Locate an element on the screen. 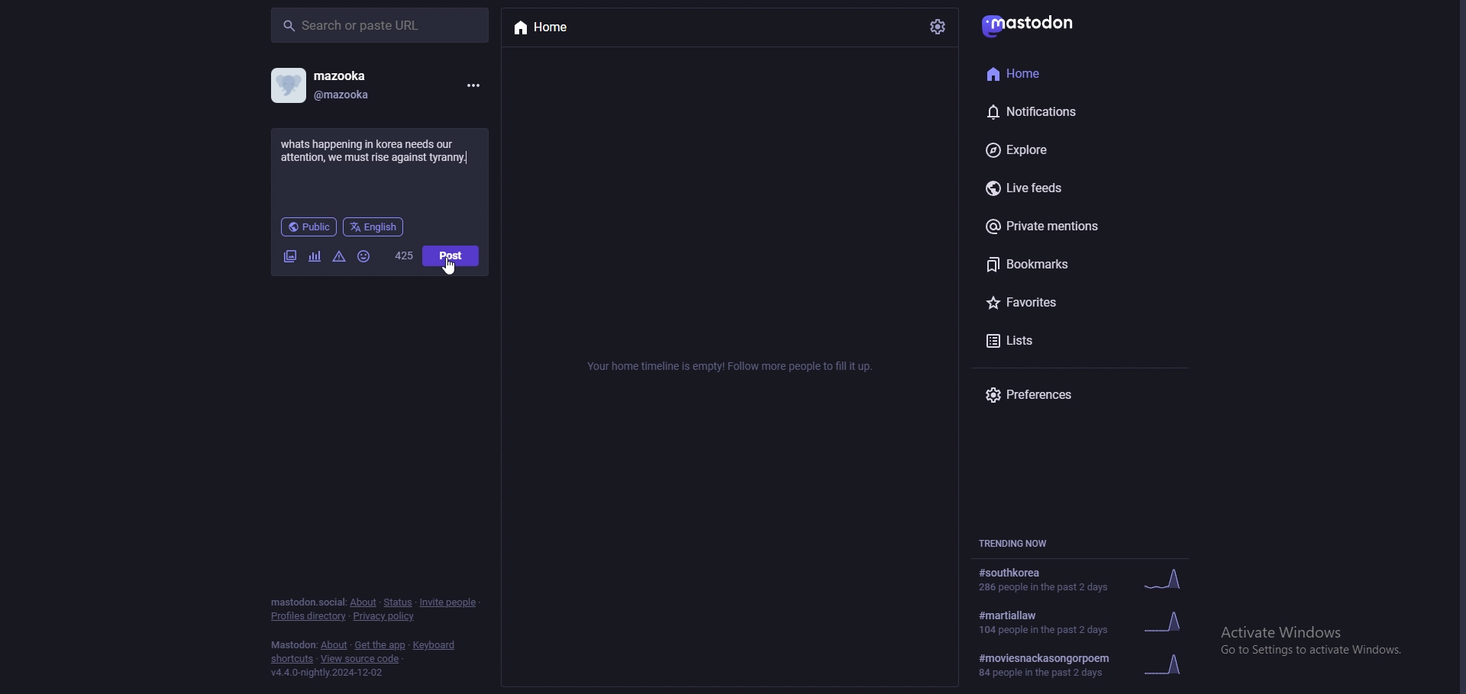 The height and width of the screenshot is (694, 1466). home is located at coordinates (573, 28).